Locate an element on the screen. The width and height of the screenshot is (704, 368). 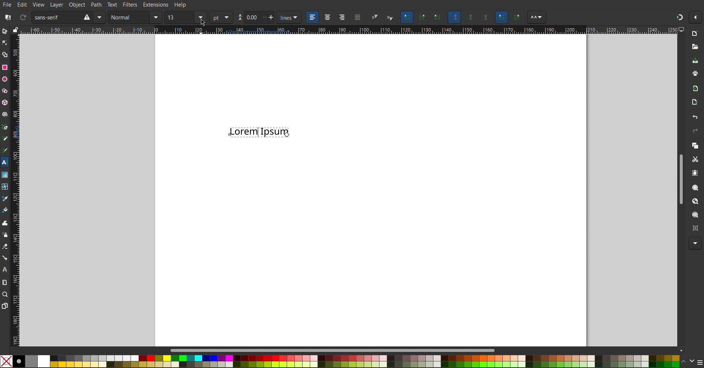
Options is located at coordinates (696, 17).